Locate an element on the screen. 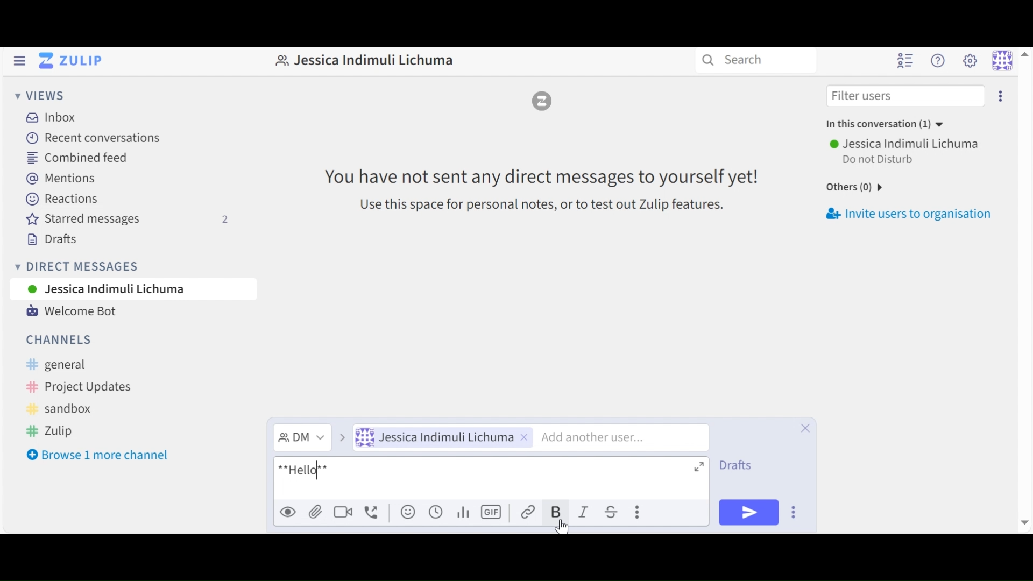  Welcome Bot is located at coordinates (72, 313).